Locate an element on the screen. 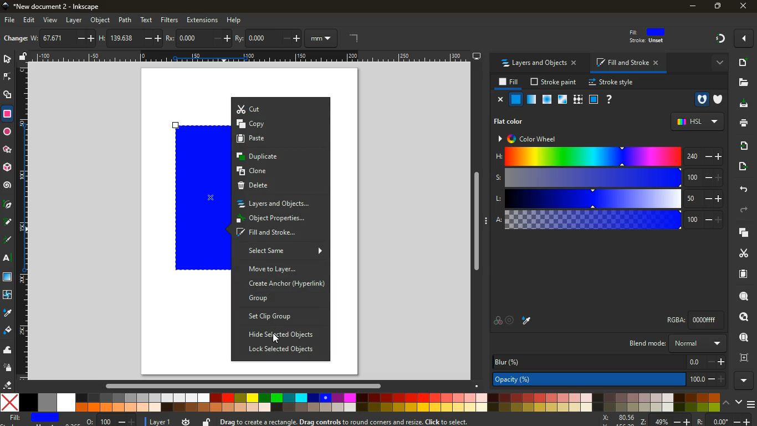 This screenshot has width=757, height=426. drop is located at coordinates (528, 321).